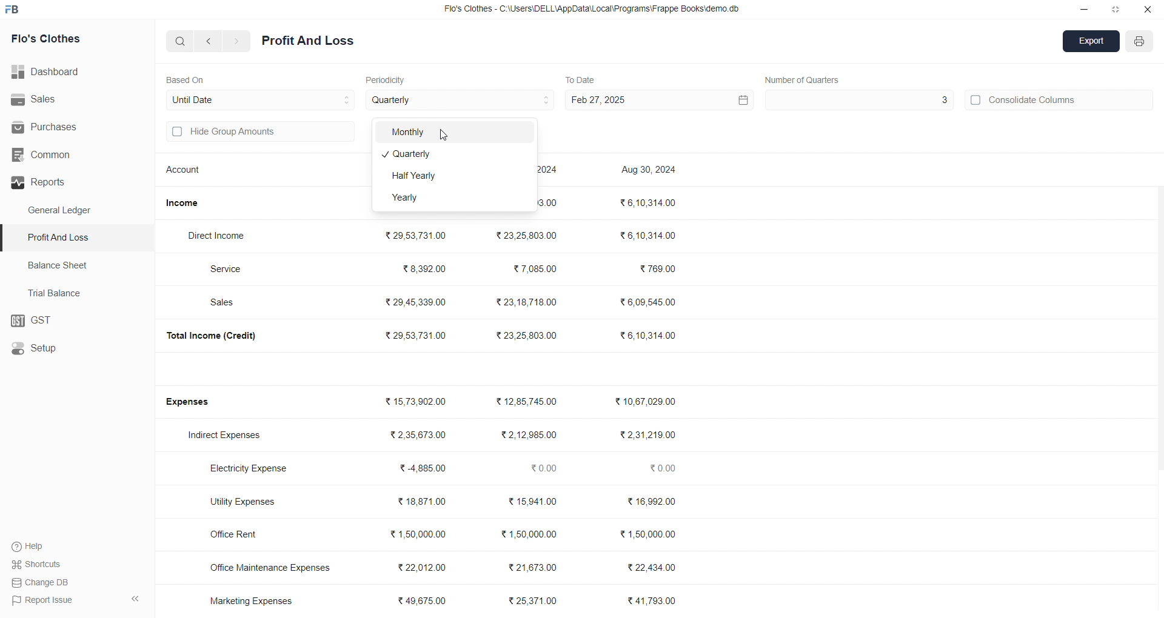 This screenshot has height=618, width=1164. Describe the element at coordinates (528, 535) in the screenshot. I see `₹150,000.00` at that location.